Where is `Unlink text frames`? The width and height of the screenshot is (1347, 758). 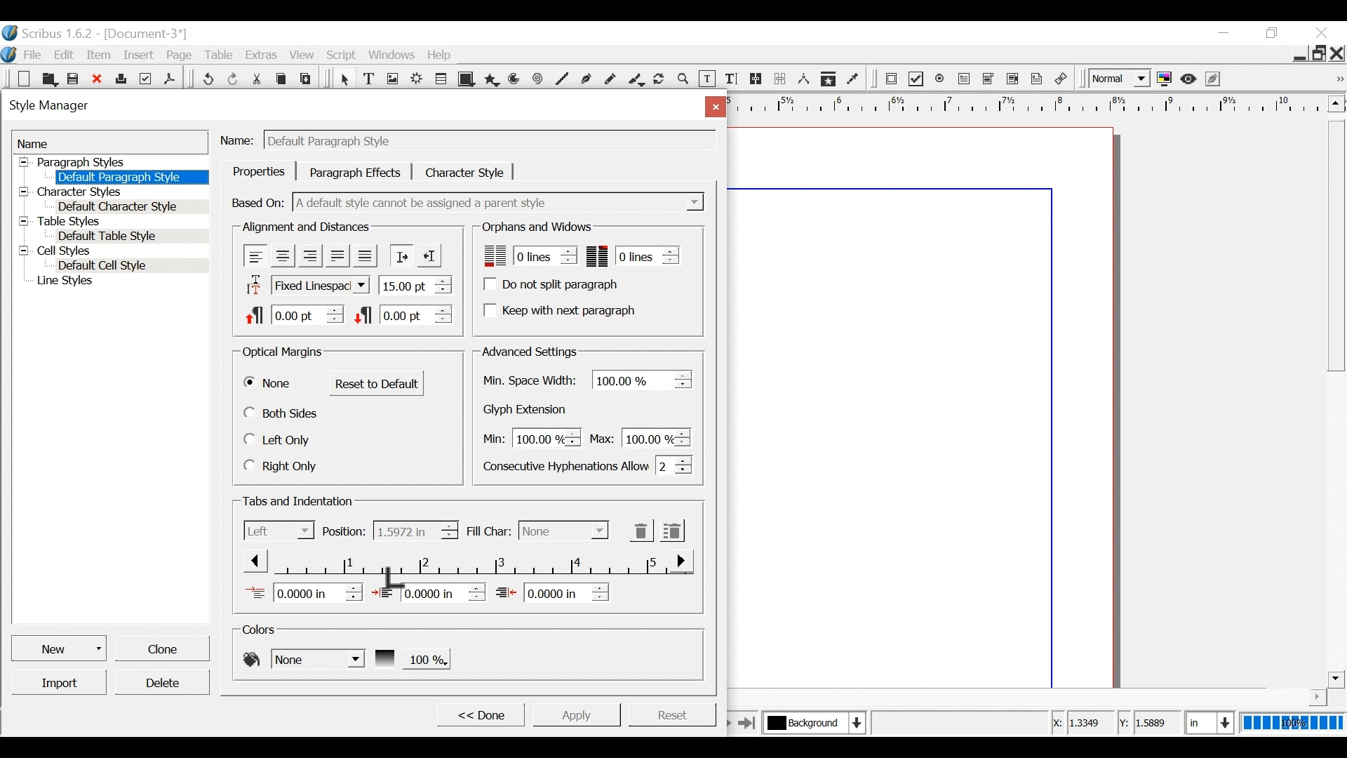 Unlink text frames is located at coordinates (780, 79).